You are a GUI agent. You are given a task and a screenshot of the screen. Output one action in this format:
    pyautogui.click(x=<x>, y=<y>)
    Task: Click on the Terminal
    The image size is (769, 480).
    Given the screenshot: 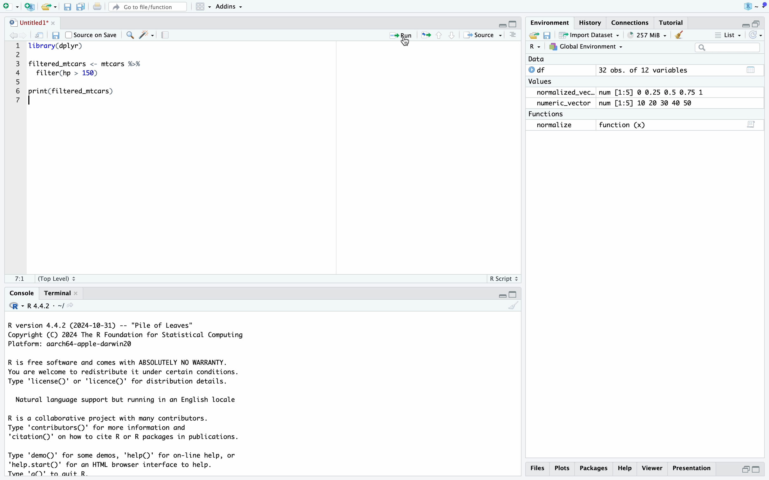 What is the action you would take?
    pyautogui.click(x=58, y=294)
    